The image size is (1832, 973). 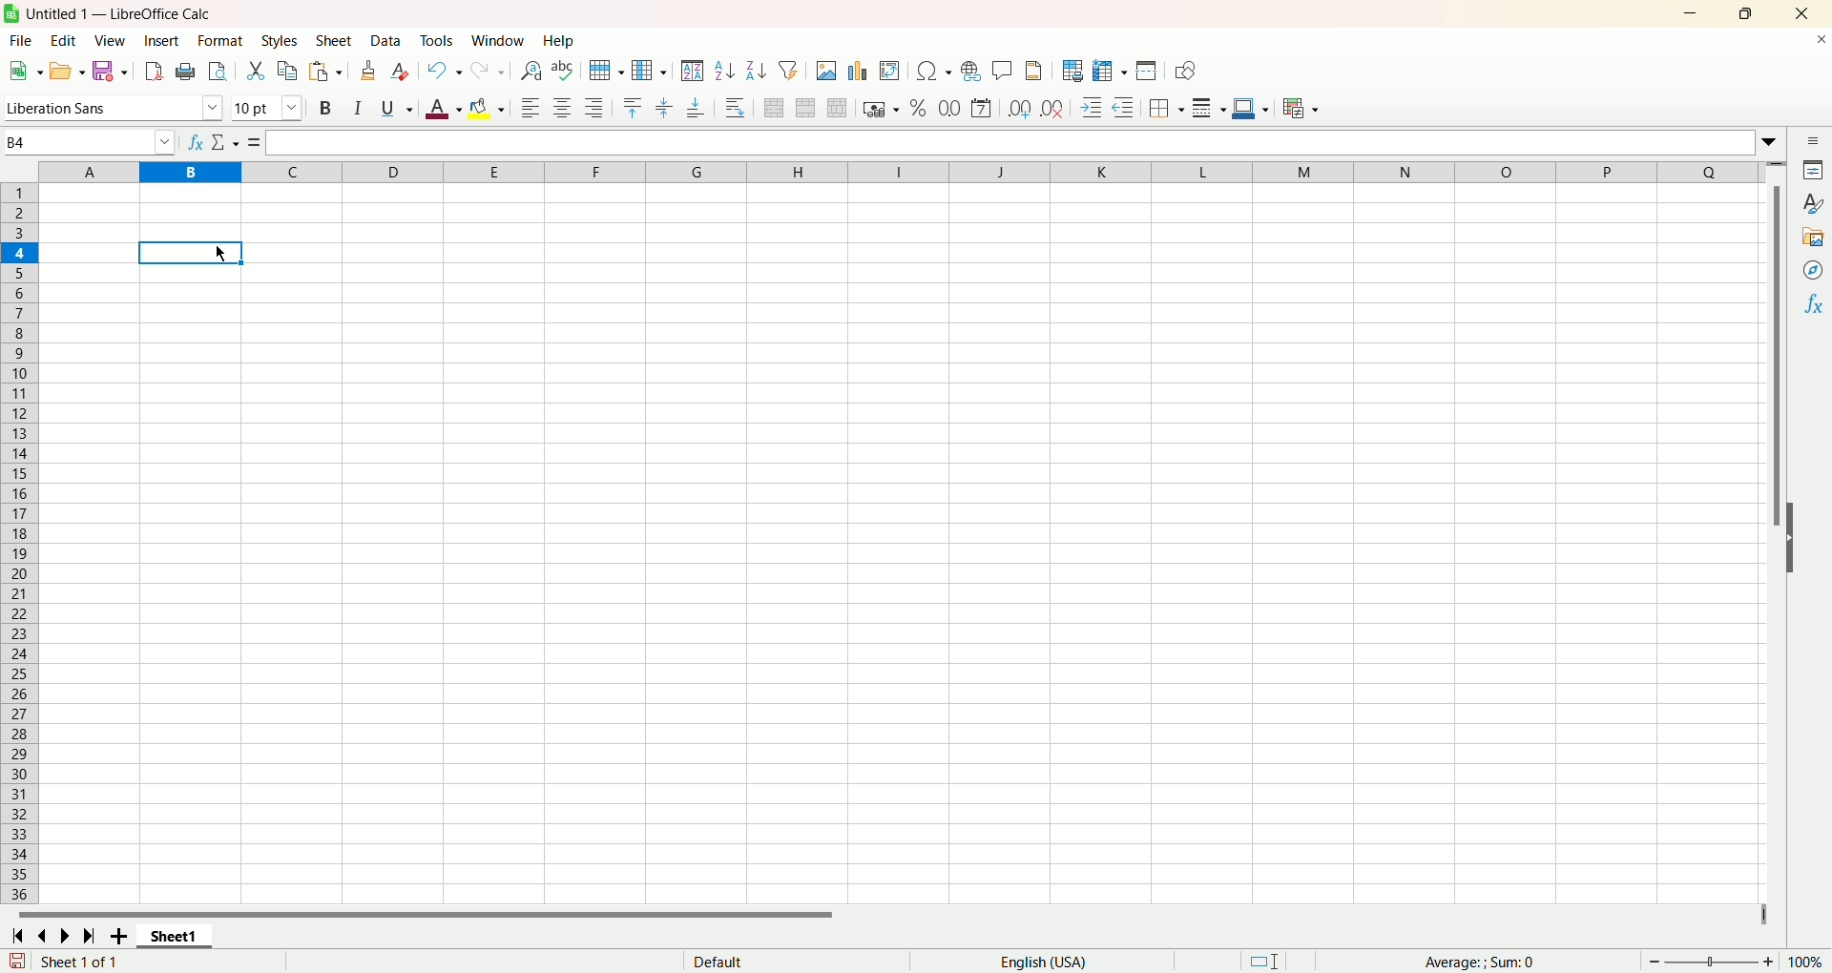 What do you see at coordinates (25, 70) in the screenshot?
I see `New` at bounding box center [25, 70].